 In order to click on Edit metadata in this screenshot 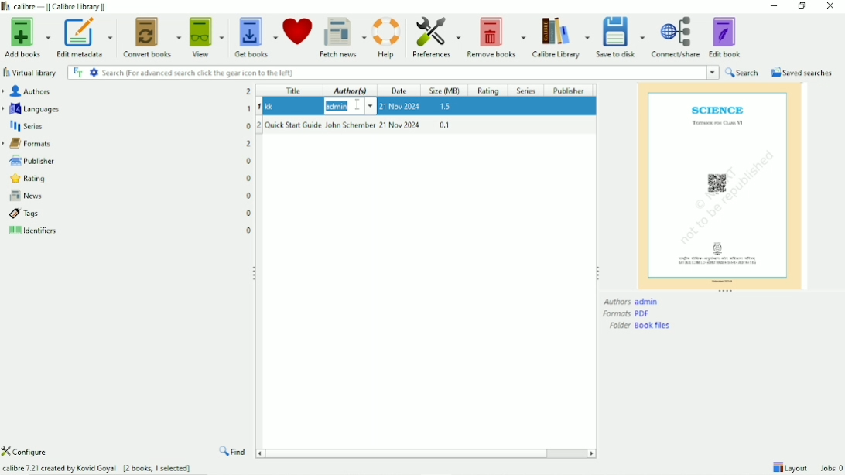, I will do `click(85, 38)`.